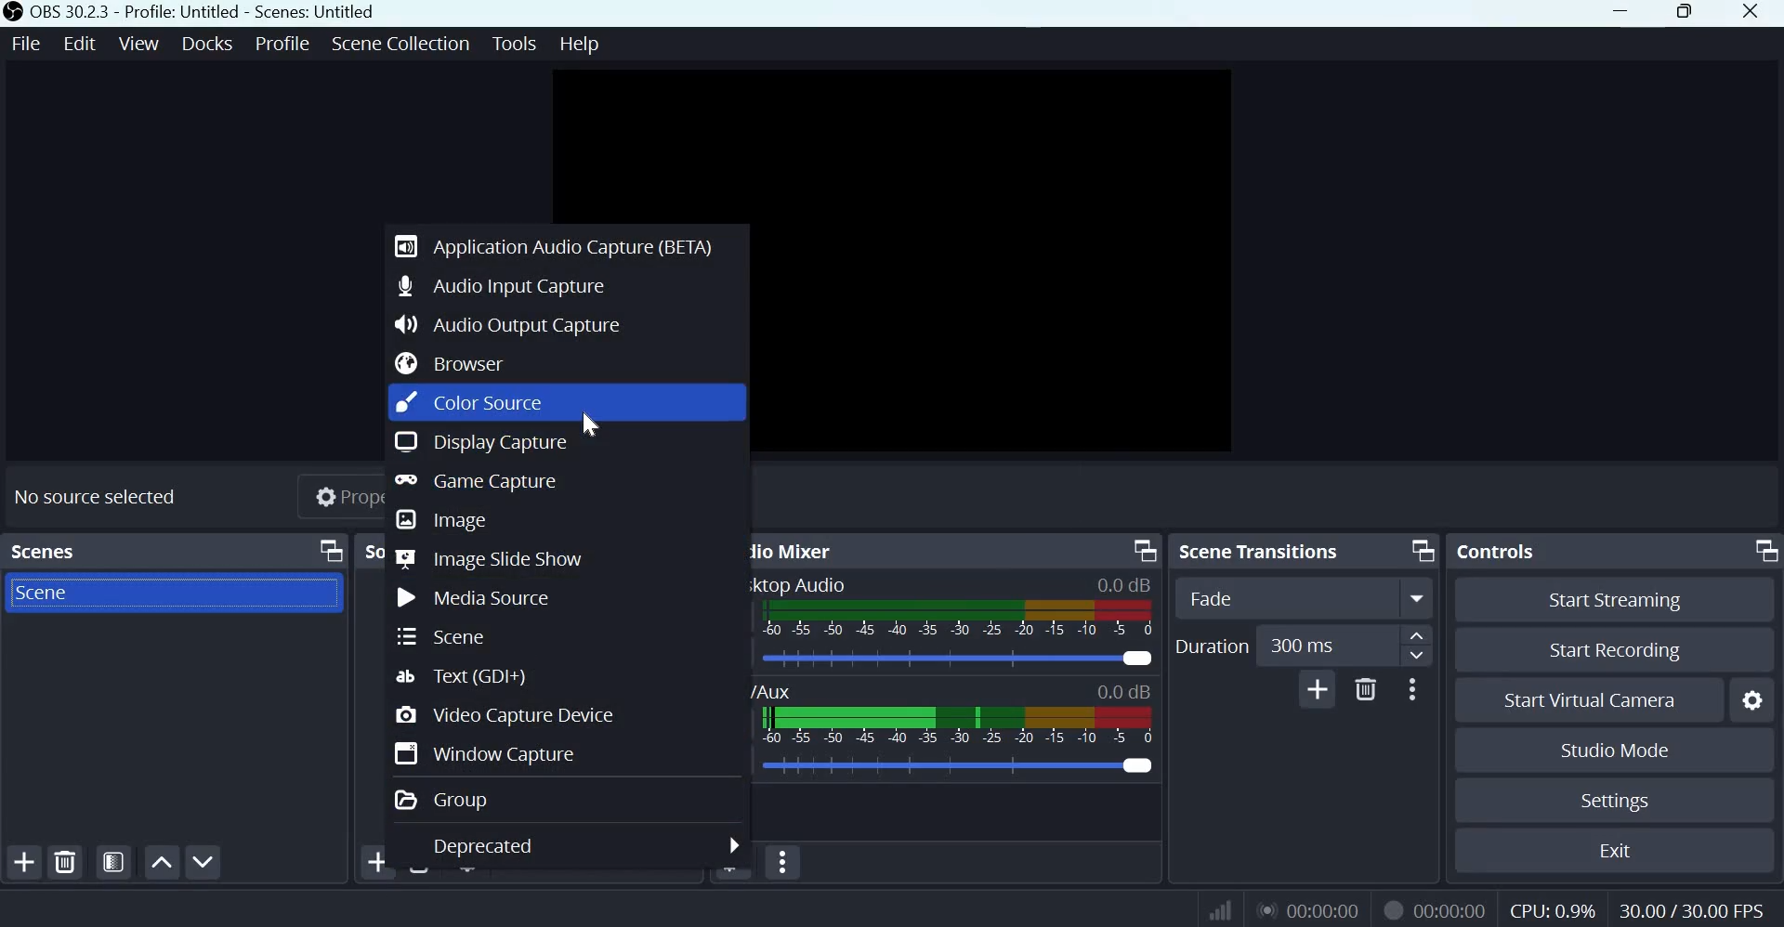 The image size is (1784, 927). I want to click on Maximize, so click(1685, 13).